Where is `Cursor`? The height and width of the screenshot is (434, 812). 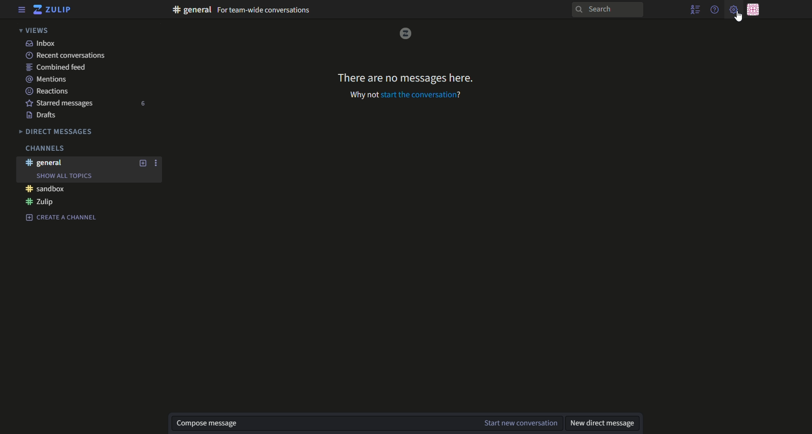 Cursor is located at coordinates (738, 18).